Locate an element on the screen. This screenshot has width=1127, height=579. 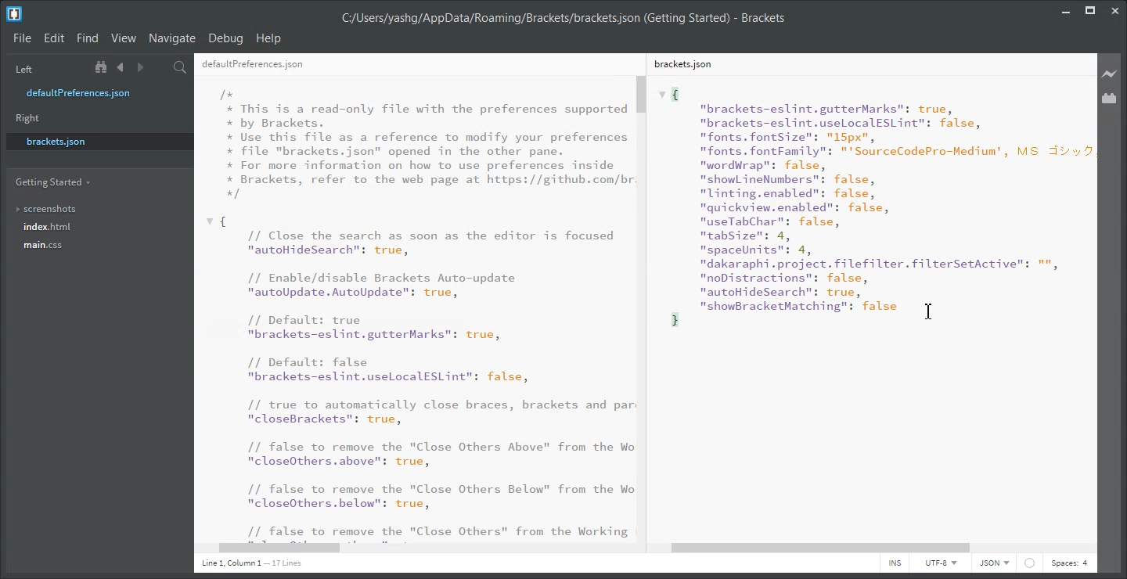
defaultPreferences.json is located at coordinates (88, 93).